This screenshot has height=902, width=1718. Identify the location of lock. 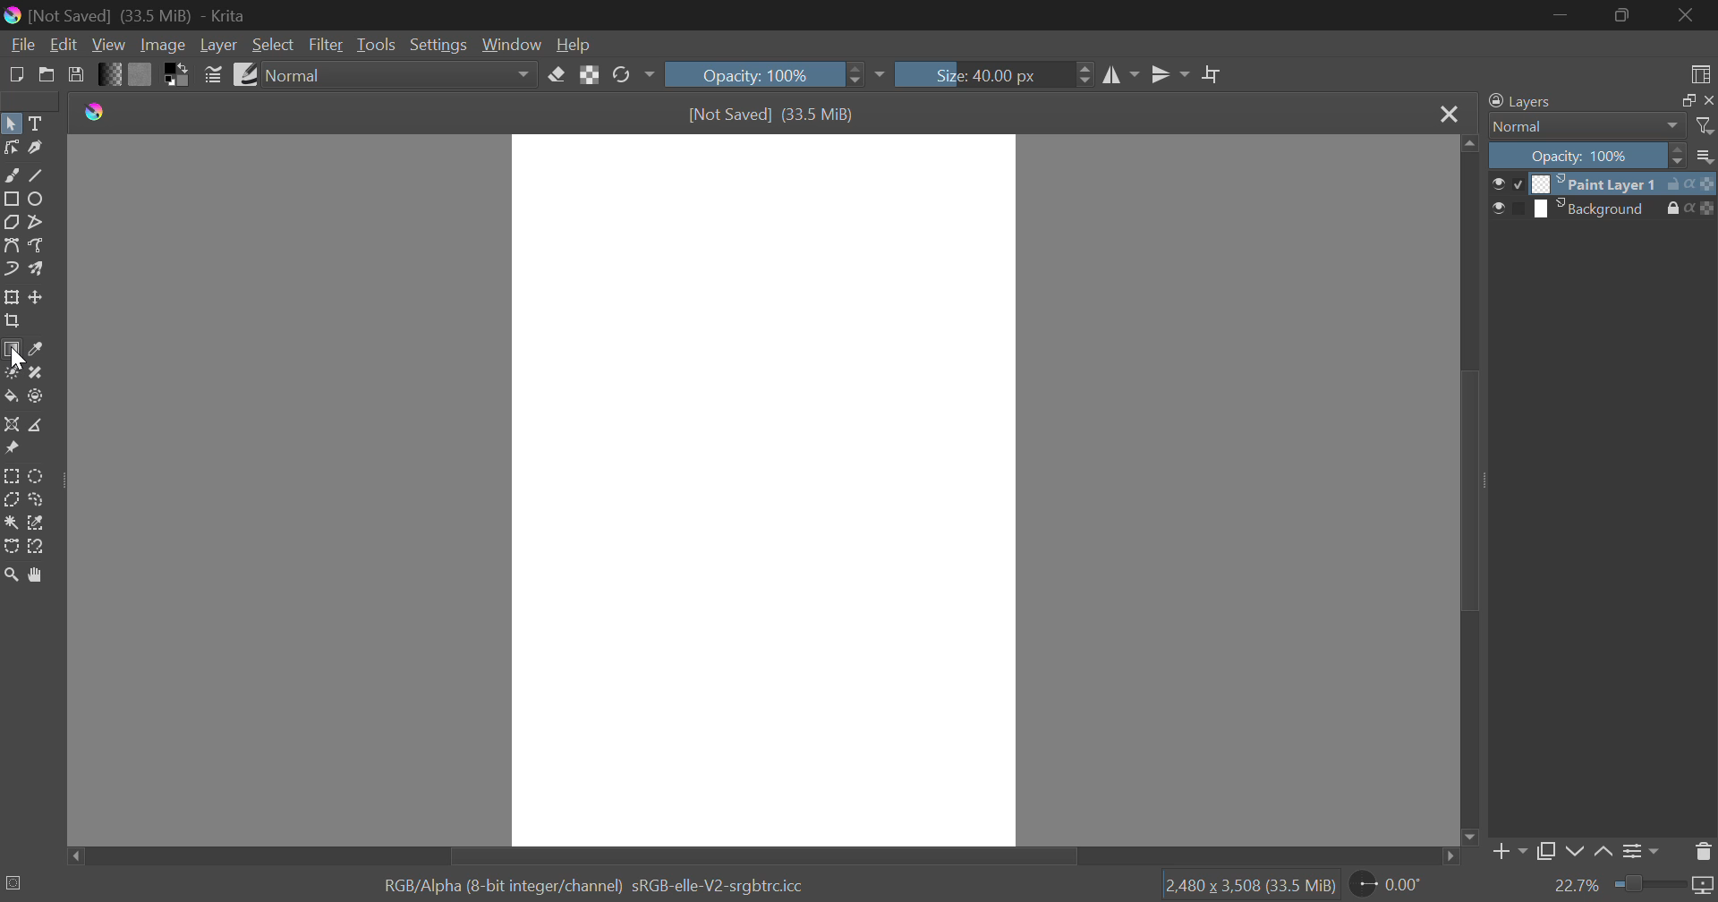
(1677, 208).